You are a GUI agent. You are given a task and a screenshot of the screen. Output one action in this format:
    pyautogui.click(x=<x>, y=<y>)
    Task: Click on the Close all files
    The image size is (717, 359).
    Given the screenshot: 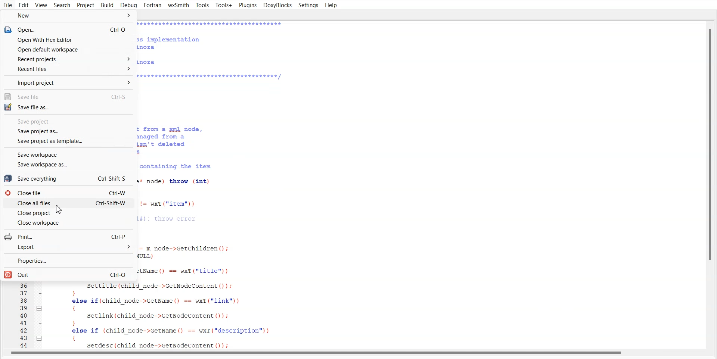 What is the action you would take?
    pyautogui.click(x=69, y=203)
    